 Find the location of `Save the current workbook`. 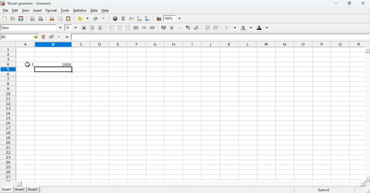

Save the current workbook is located at coordinates (21, 18).